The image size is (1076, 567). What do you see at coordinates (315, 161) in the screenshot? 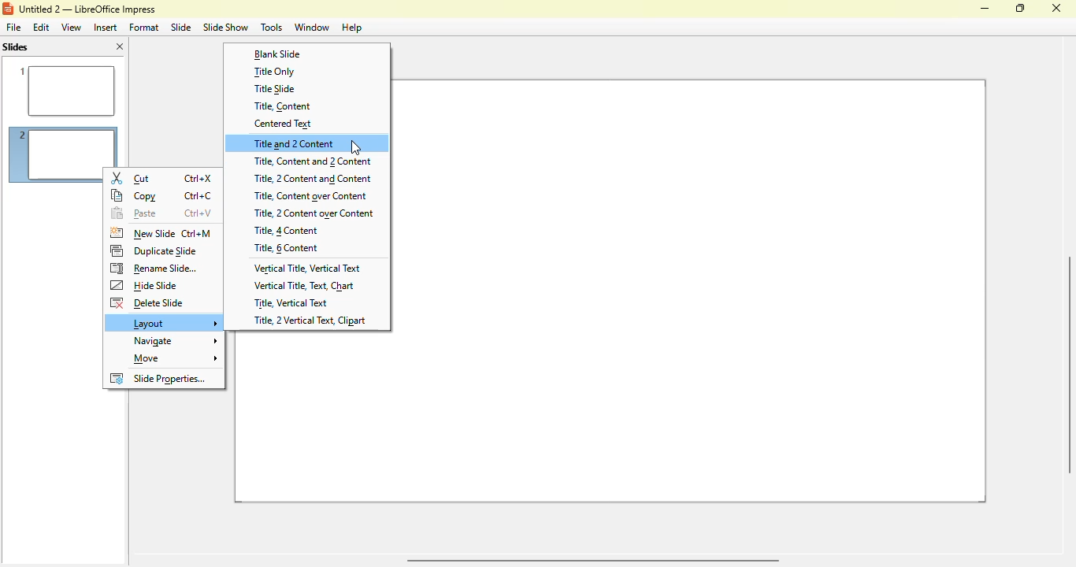
I see `title, content and 2 content` at bounding box center [315, 161].